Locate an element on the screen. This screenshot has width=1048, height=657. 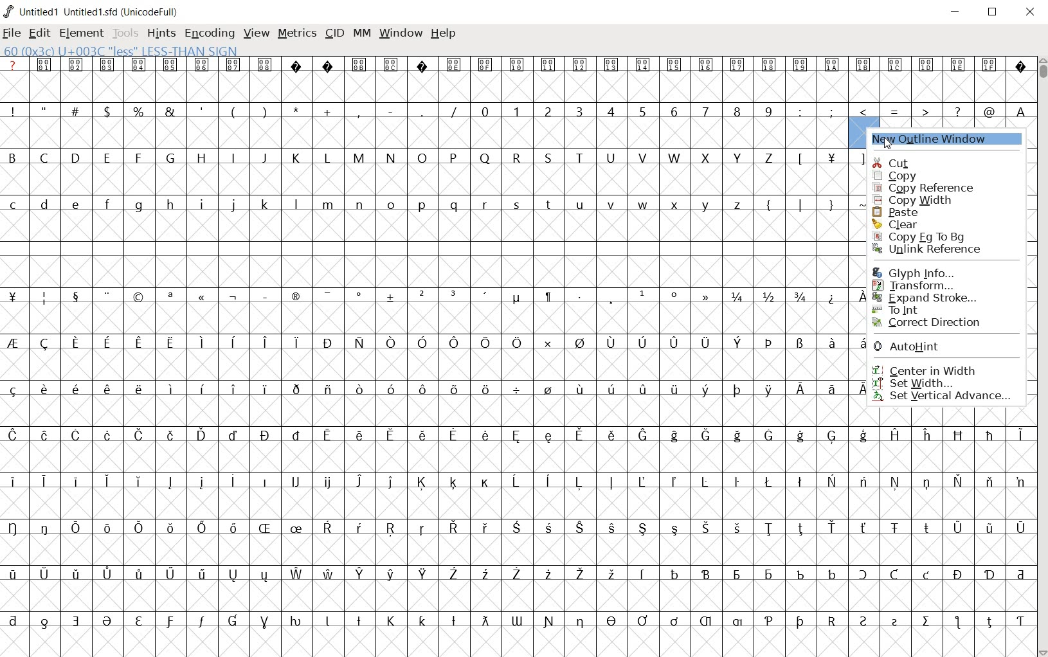
cid is located at coordinates (334, 34).